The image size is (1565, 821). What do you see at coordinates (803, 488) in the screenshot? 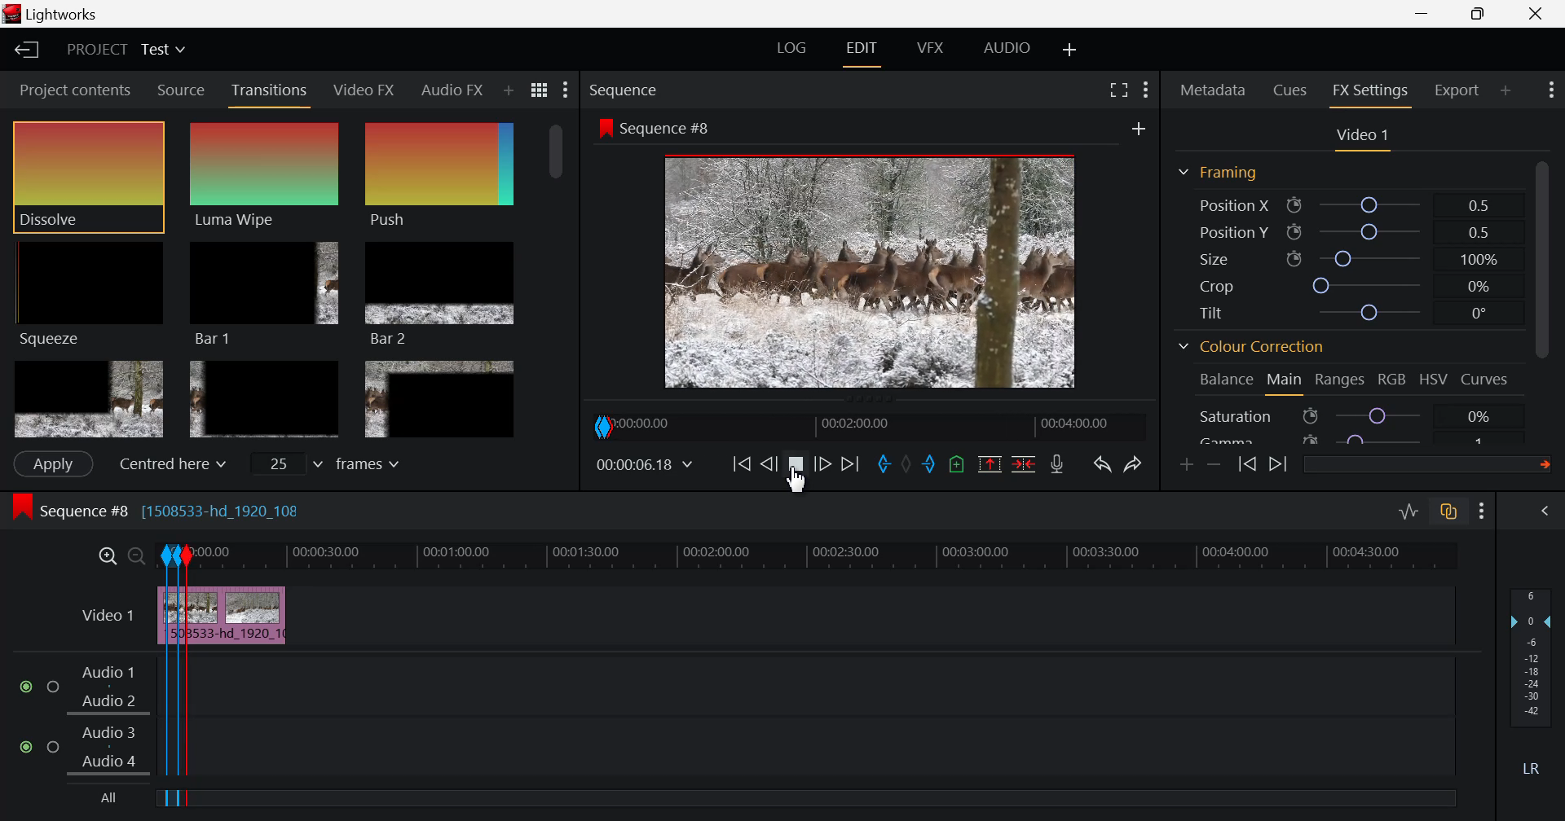
I see `Cursor` at bounding box center [803, 488].